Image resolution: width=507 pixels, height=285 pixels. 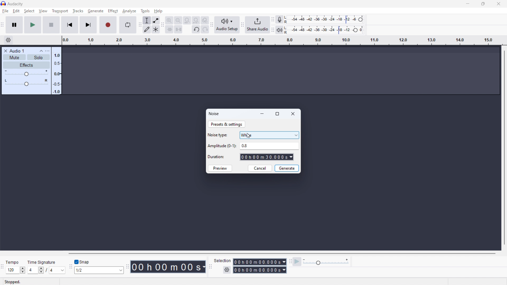 What do you see at coordinates (5, 11) in the screenshot?
I see `file` at bounding box center [5, 11].